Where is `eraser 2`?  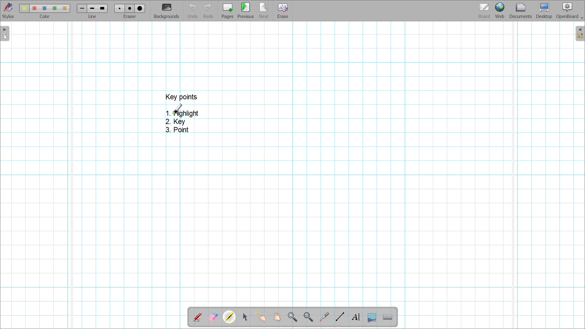 eraser 2 is located at coordinates (129, 8).